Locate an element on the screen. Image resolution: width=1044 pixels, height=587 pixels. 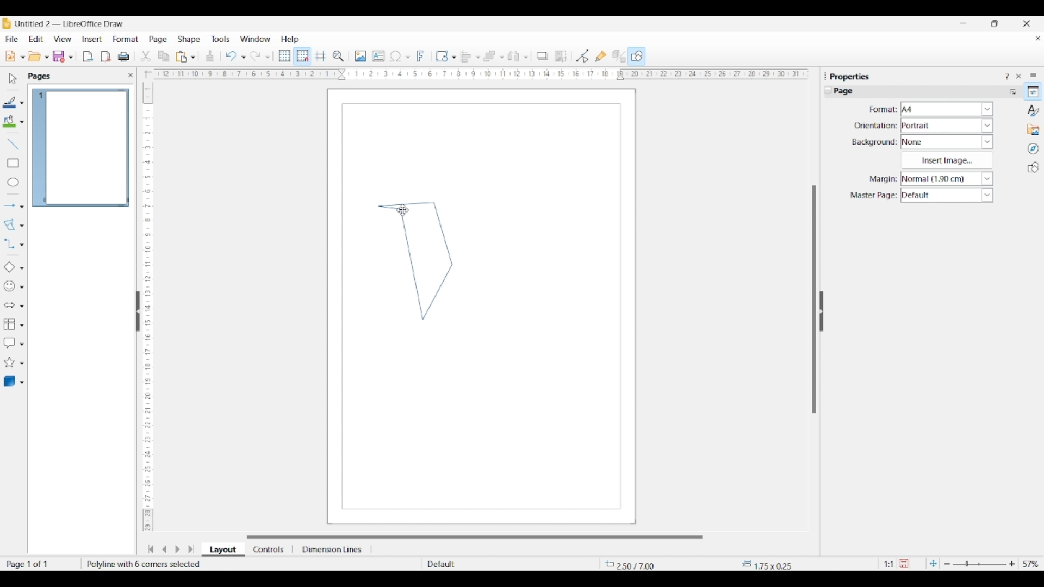
Shadow is located at coordinates (542, 55).